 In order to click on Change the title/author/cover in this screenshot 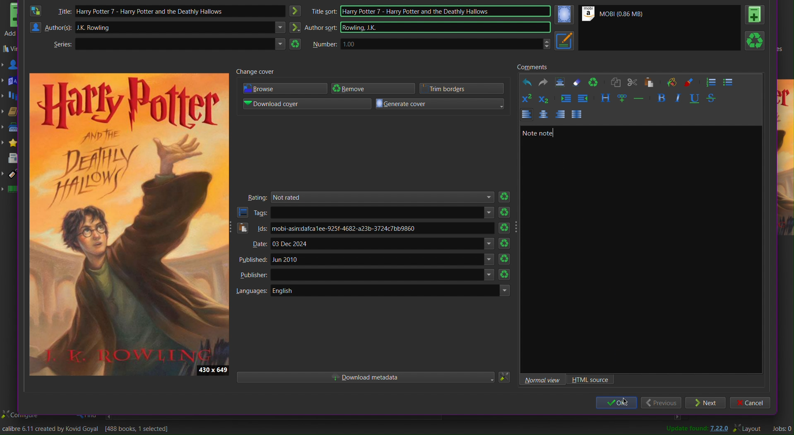, I will do `click(90, 429)`.